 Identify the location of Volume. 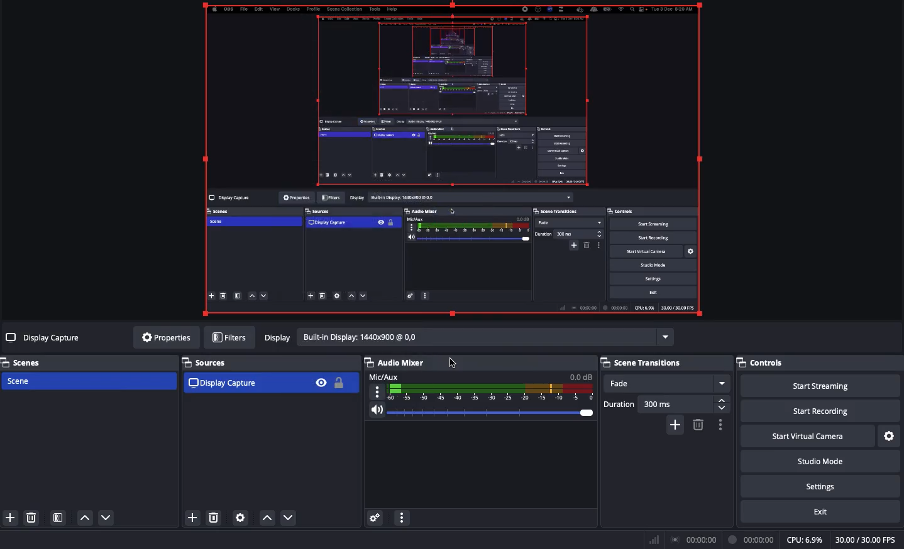
(482, 410).